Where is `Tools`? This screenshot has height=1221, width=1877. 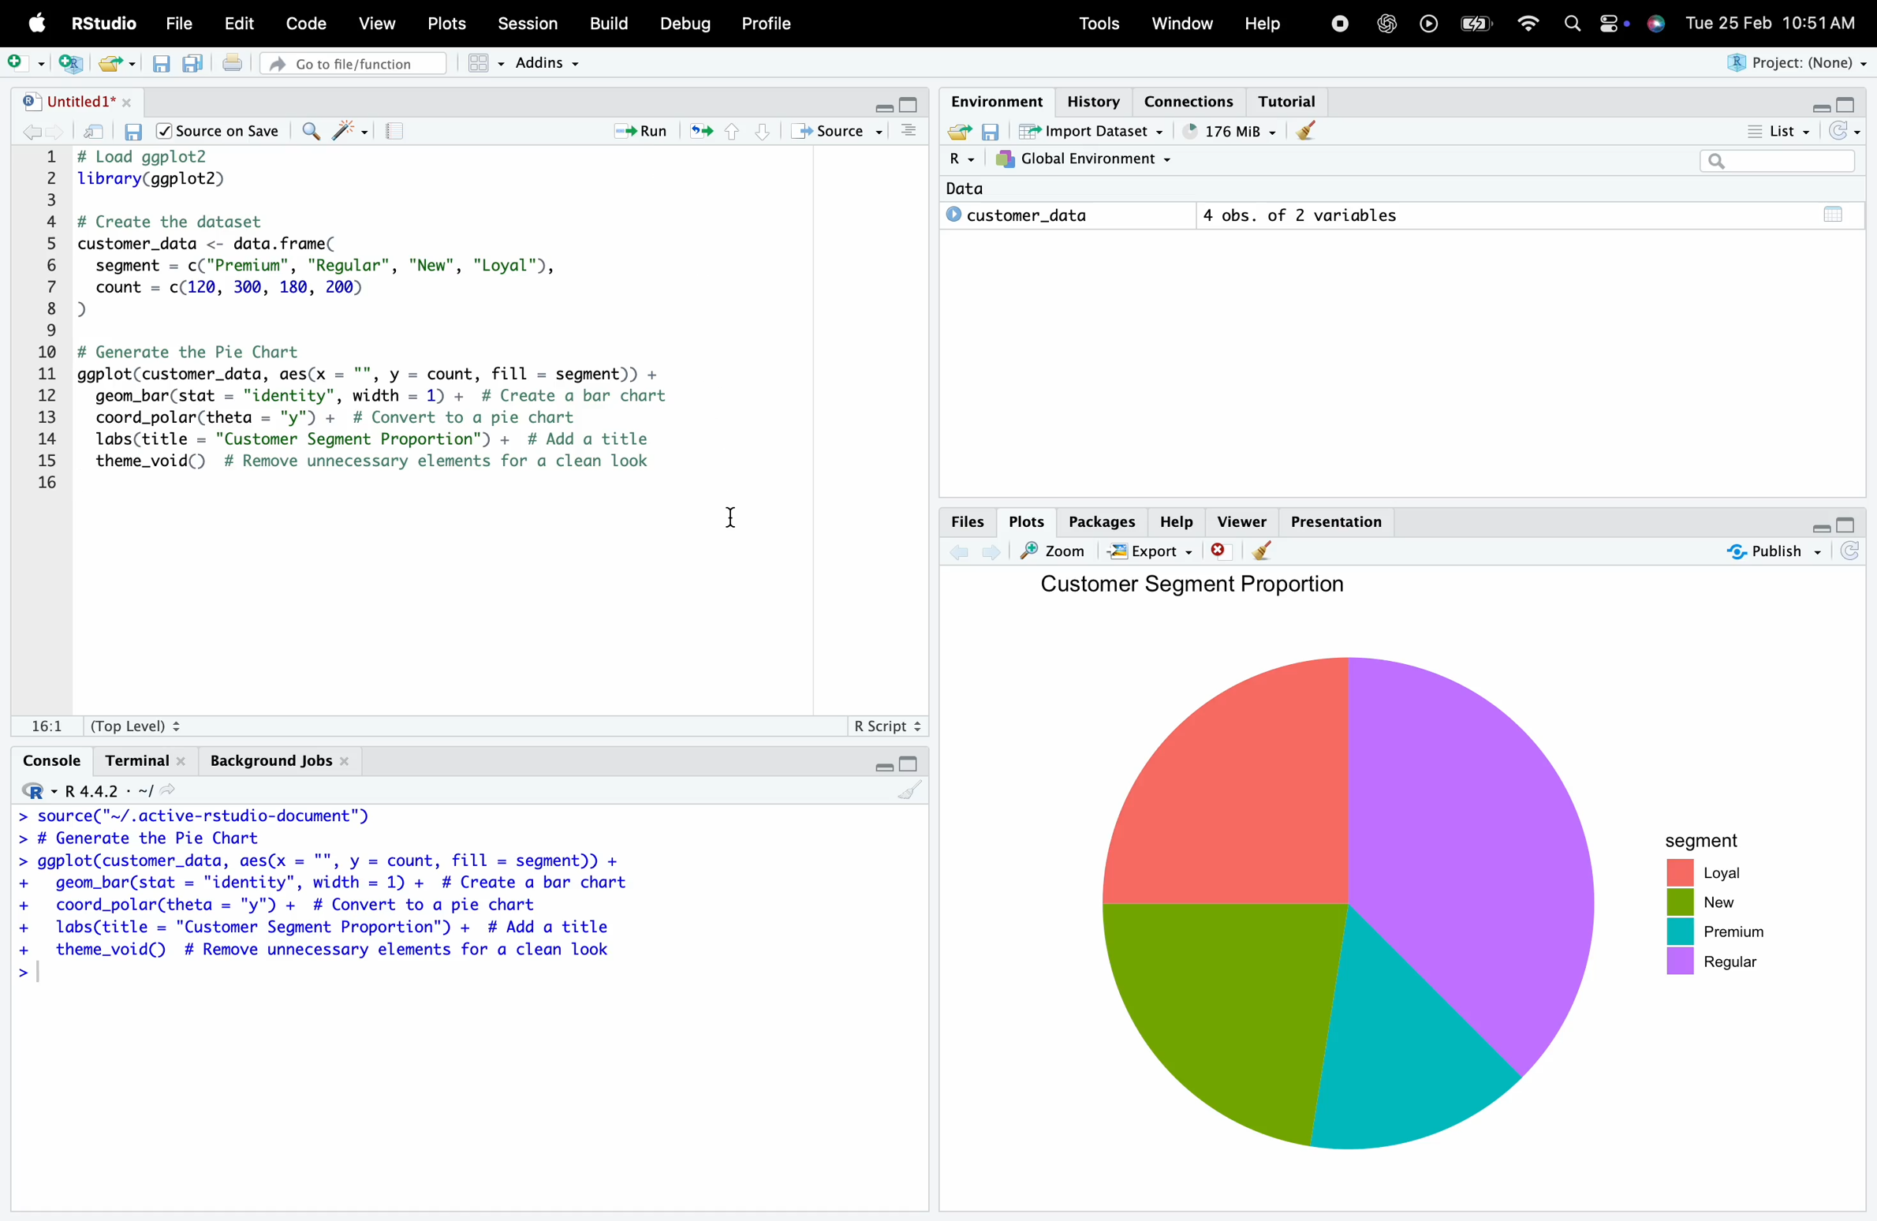
Tools is located at coordinates (1099, 24).